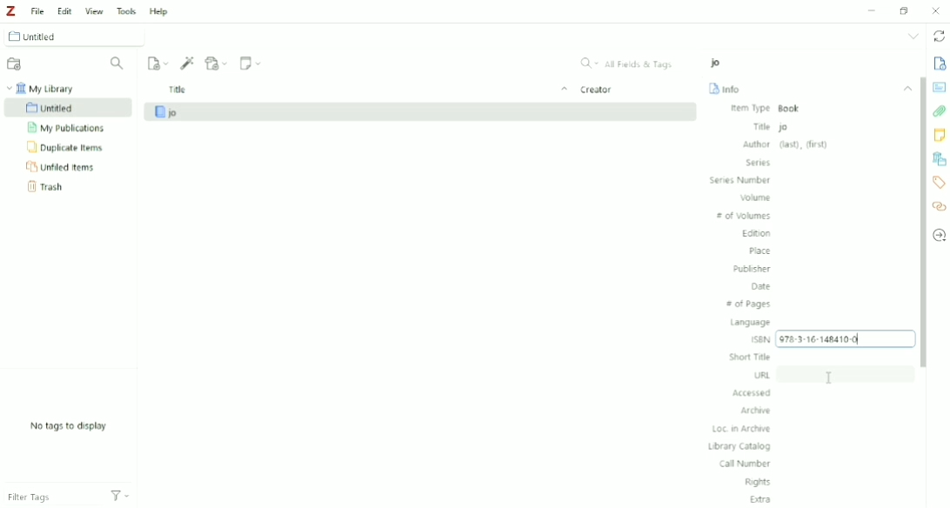  I want to click on All Fields & Tags, so click(632, 63).